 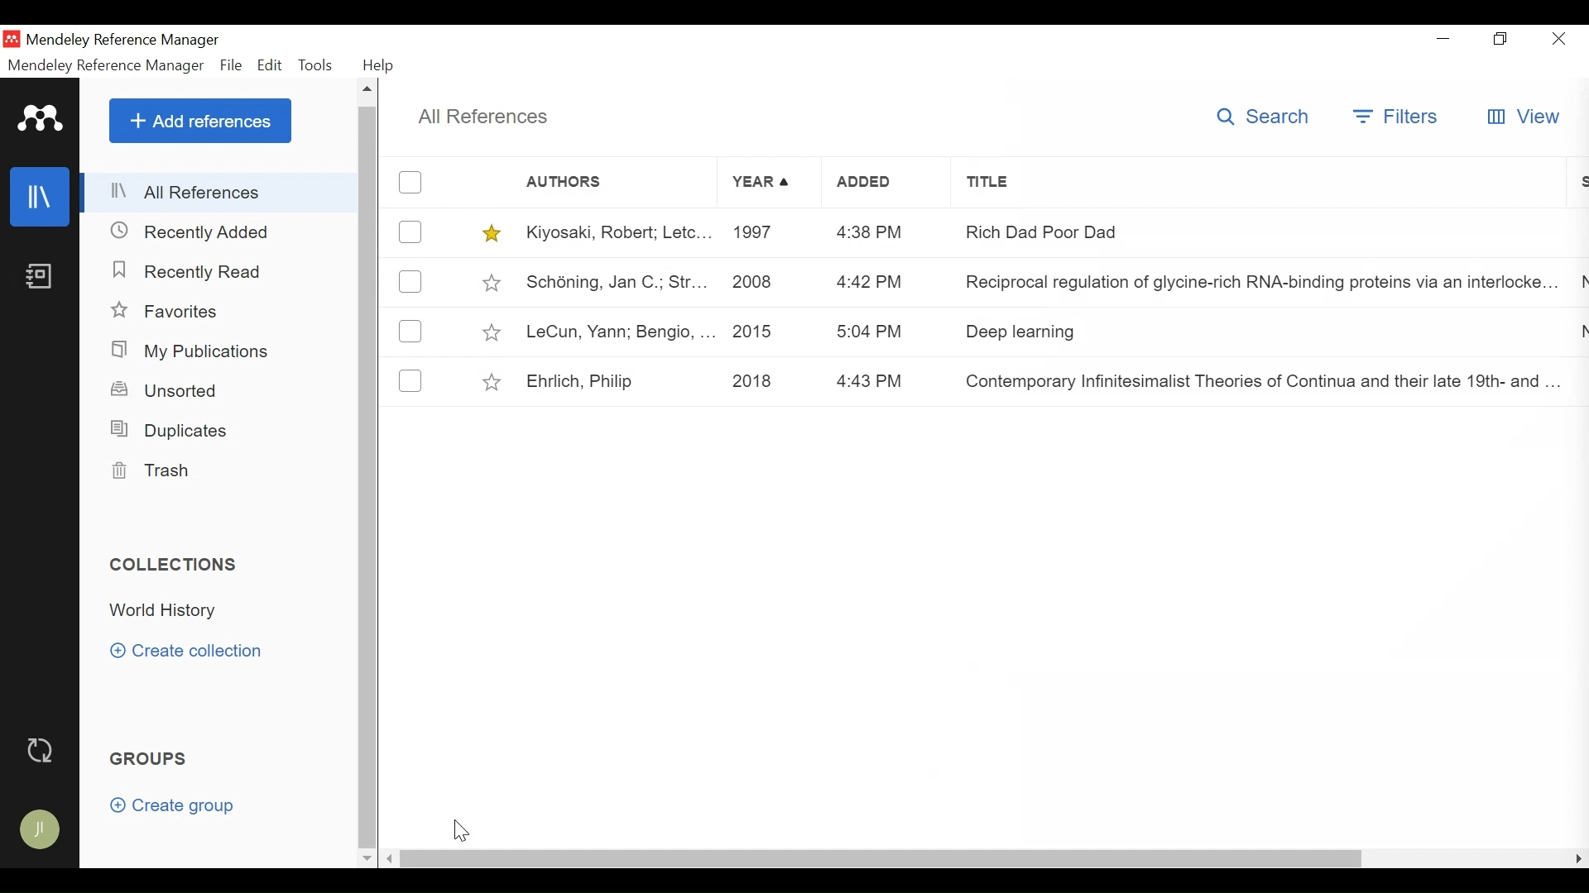 I want to click on Search, so click(x=1263, y=117).